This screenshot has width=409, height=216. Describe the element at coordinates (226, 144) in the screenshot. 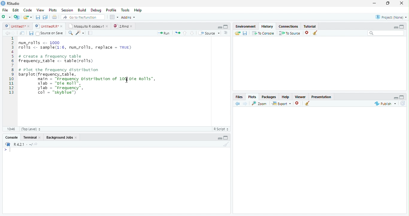

I see `Clear` at that location.